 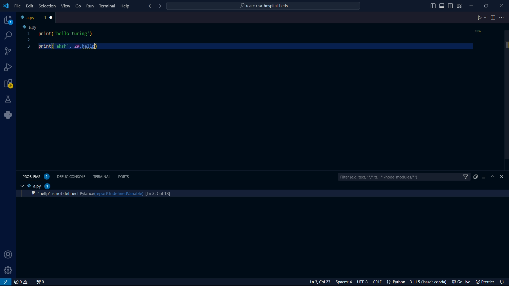 I want to click on code python, so click(x=251, y=38).